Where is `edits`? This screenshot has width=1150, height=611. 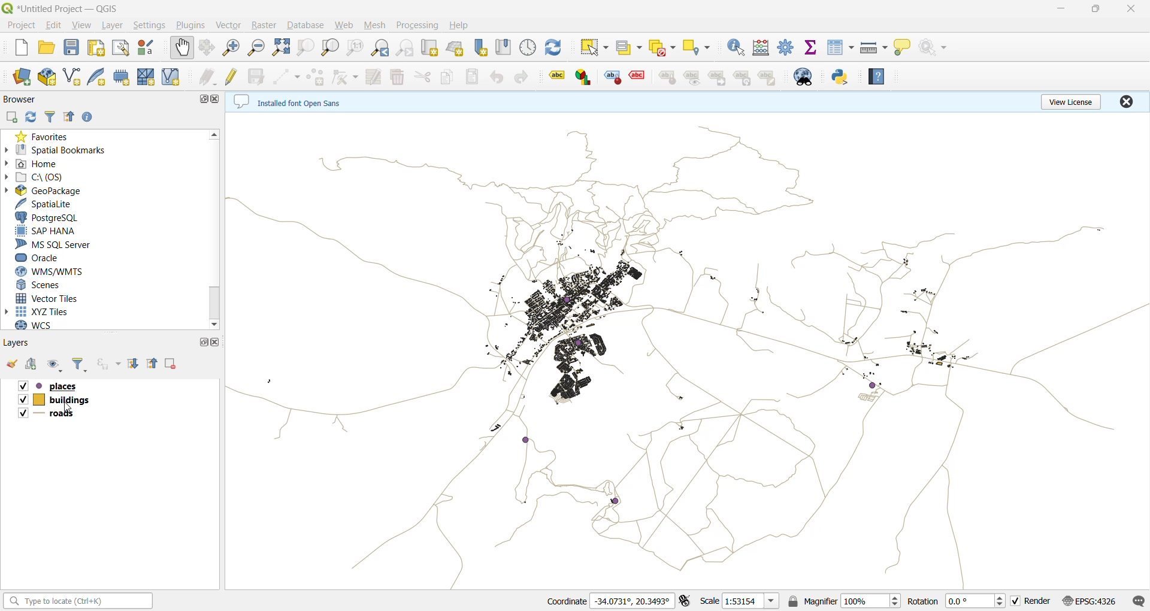 edits is located at coordinates (208, 76).